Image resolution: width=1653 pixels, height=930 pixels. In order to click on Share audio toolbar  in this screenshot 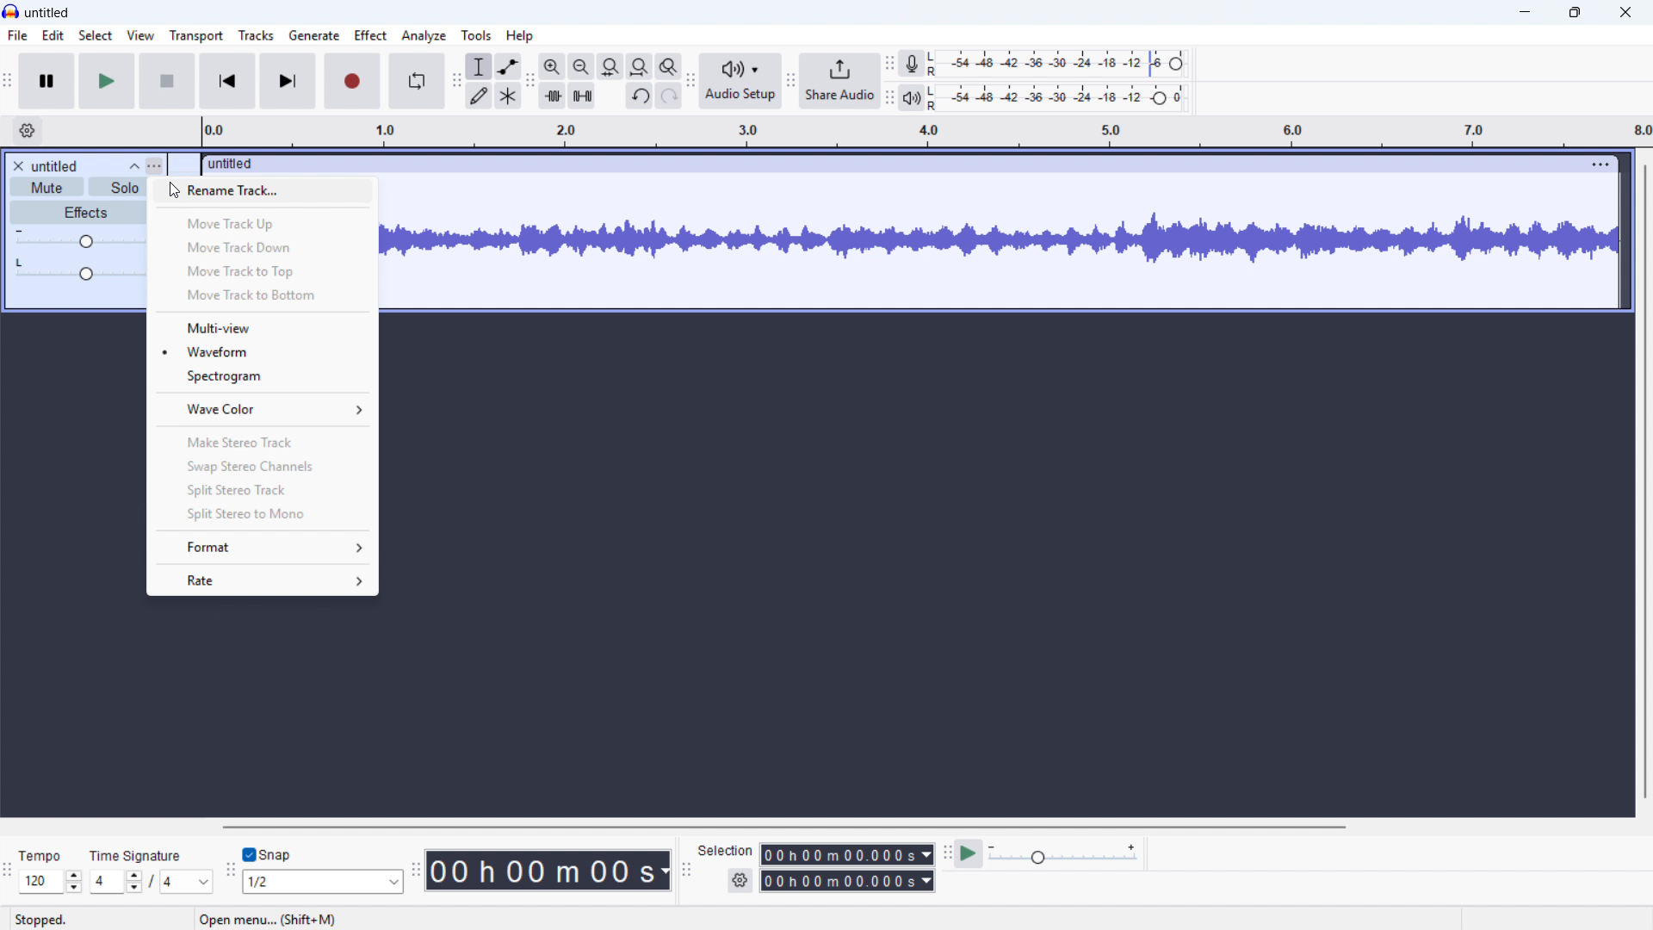, I will do `click(789, 83)`.